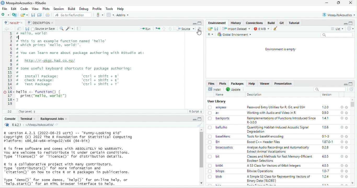 The image size is (357, 188). I want to click on help, so click(342, 107).